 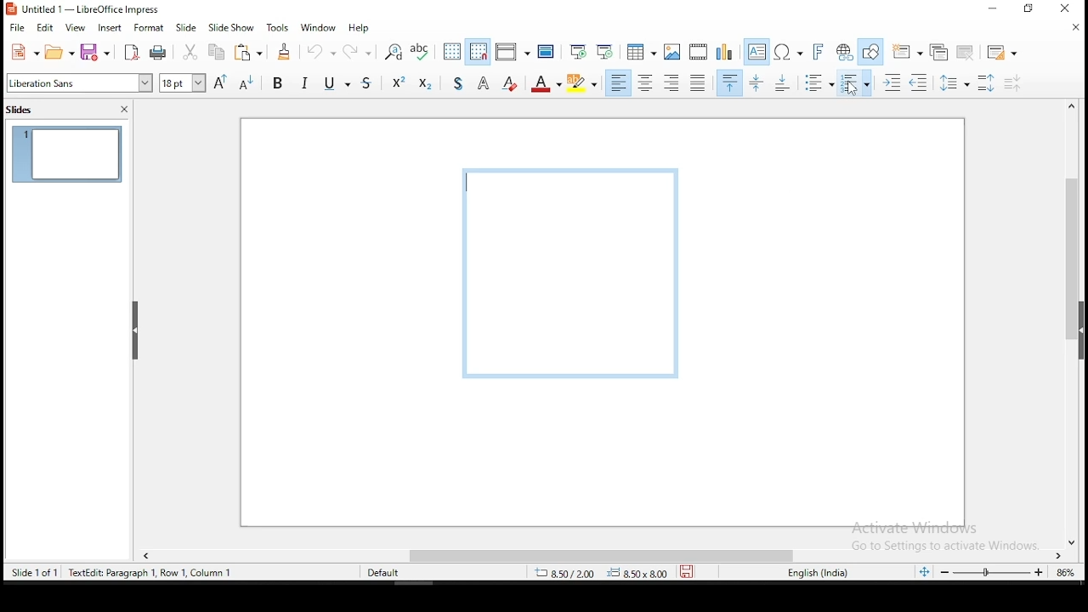 What do you see at coordinates (991, 10) in the screenshot?
I see `minimize` at bounding box center [991, 10].